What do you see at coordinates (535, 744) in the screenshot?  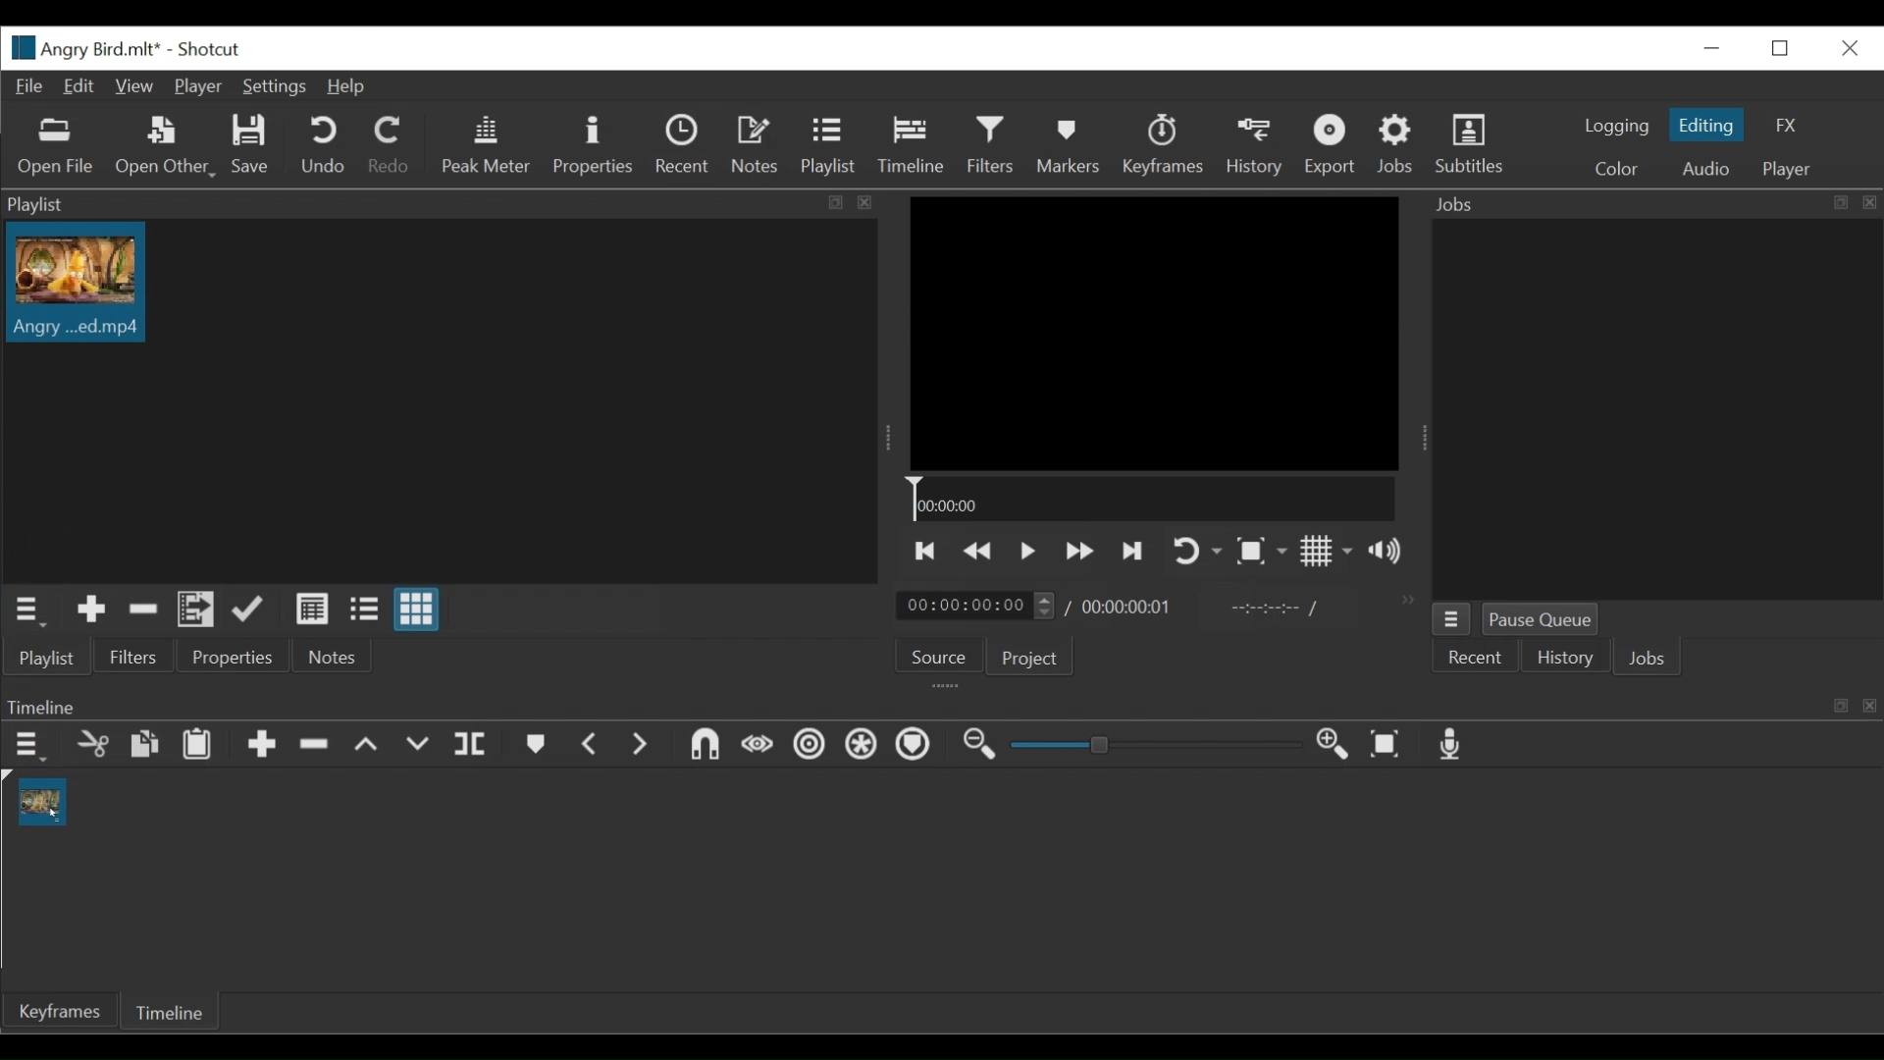 I see `Markers` at bounding box center [535, 744].